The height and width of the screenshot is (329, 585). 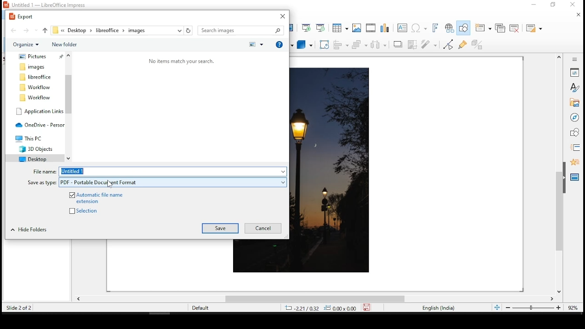 What do you see at coordinates (576, 148) in the screenshot?
I see `slide transition` at bounding box center [576, 148].